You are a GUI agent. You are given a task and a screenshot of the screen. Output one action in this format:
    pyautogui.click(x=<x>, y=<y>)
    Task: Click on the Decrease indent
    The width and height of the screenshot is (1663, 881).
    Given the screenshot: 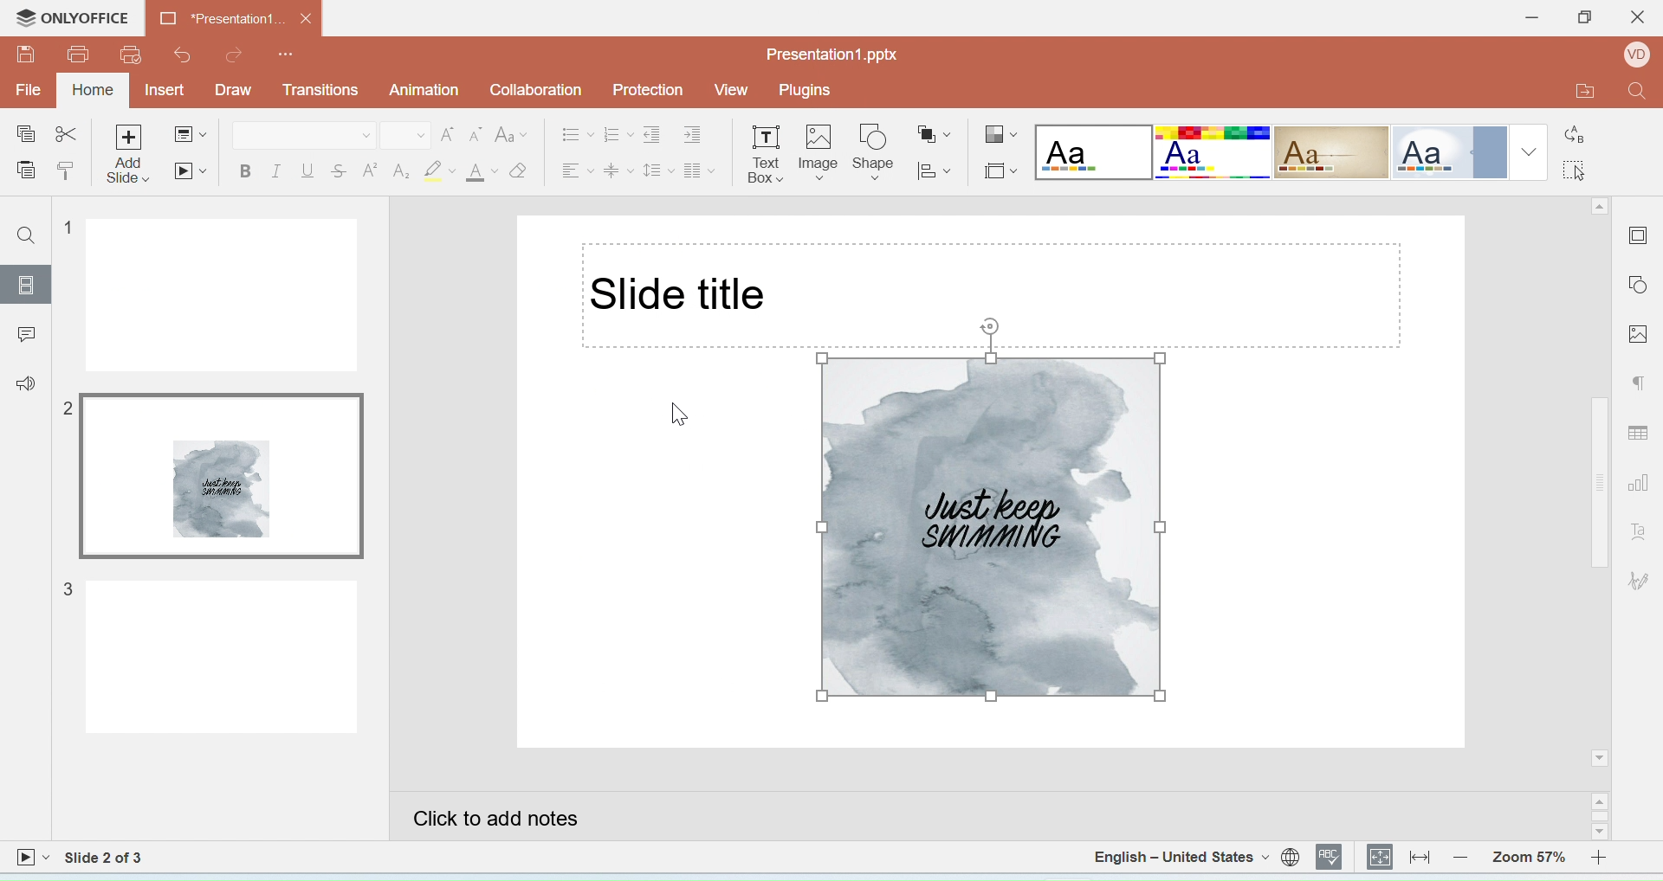 What is the action you would take?
    pyautogui.click(x=656, y=132)
    